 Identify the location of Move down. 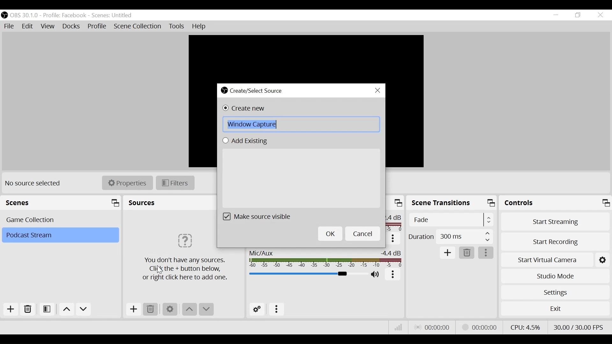
(206, 310).